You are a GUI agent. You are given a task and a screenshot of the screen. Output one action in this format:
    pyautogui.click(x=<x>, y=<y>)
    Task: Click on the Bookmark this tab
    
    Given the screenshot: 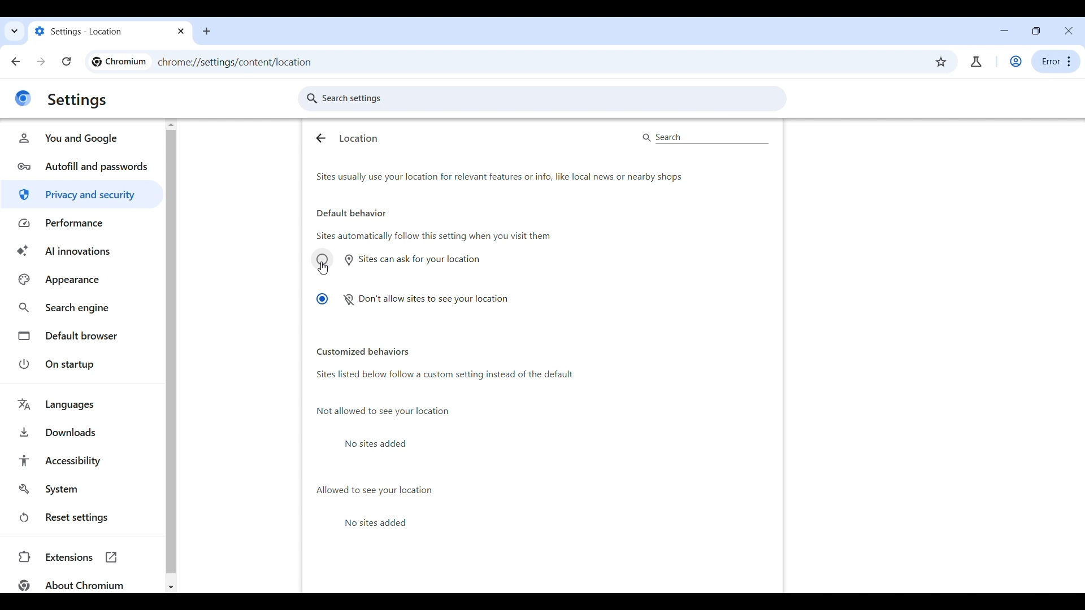 What is the action you would take?
    pyautogui.click(x=941, y=62)
    